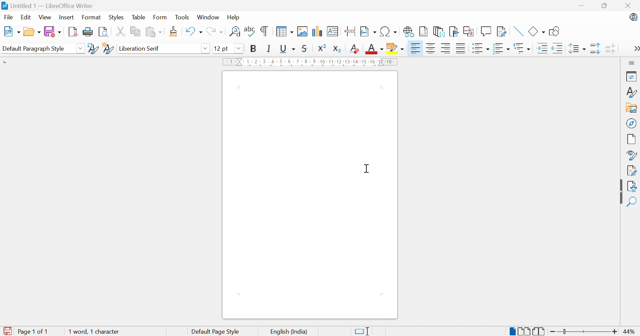 This screenshot has height=336, width=640. What do you see at coordinates (502, 49) in the screenshot?
I see `Toggle ordered list` at bounding box center [502, 49].